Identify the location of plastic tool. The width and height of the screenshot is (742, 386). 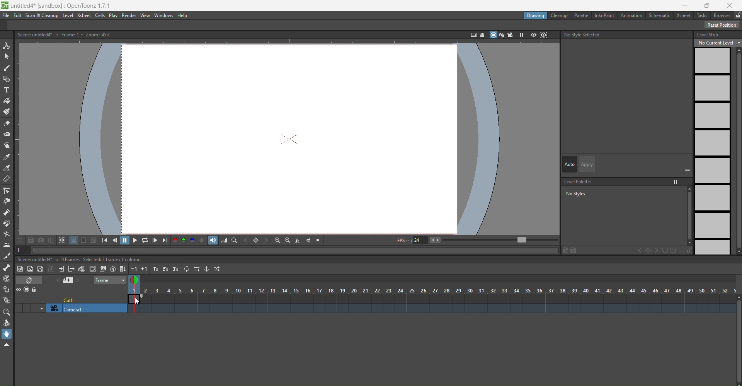
(6, 301).